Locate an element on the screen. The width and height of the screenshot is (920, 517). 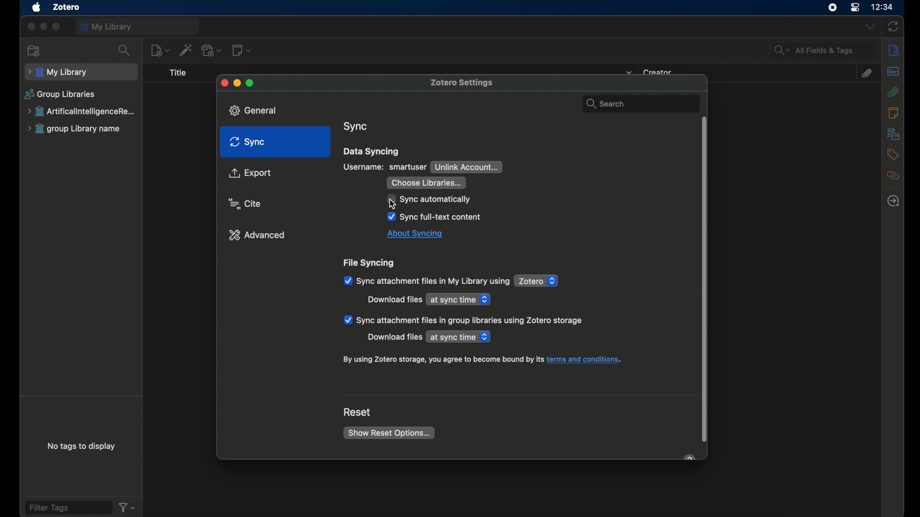
file syncing is located at coordinates (370, 263).